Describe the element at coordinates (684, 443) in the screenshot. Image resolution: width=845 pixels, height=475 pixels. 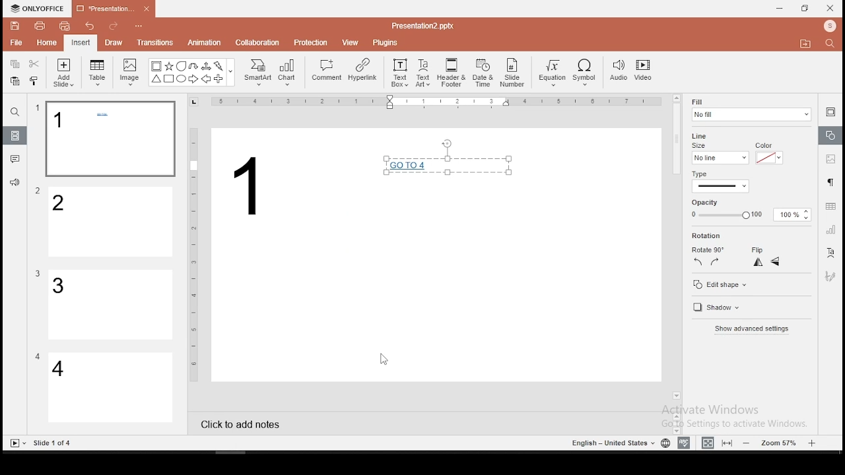
I see `spell check` at that location.